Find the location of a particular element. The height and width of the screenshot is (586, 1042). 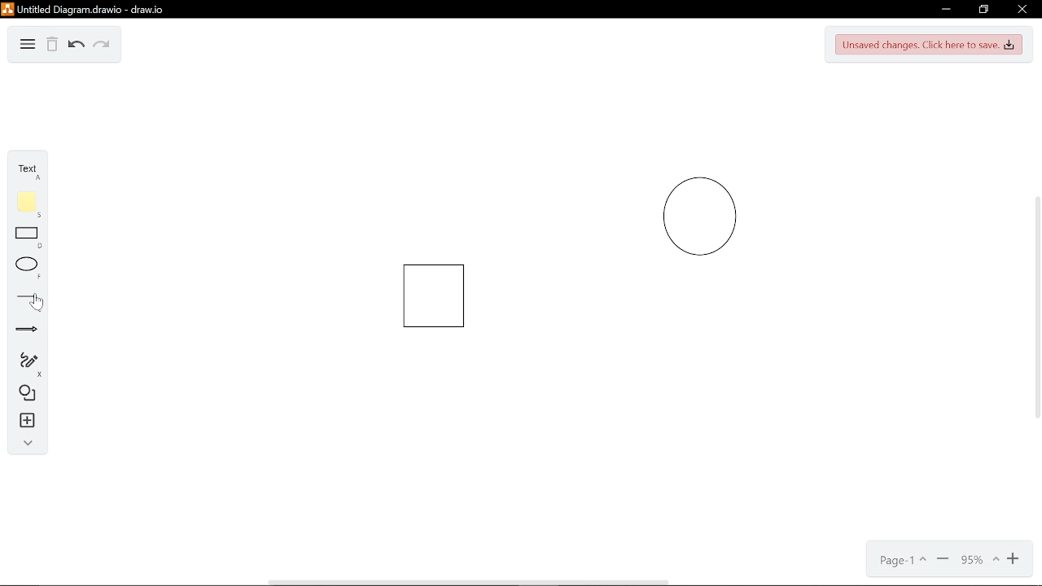

Text is located at coordinates (21, 168).